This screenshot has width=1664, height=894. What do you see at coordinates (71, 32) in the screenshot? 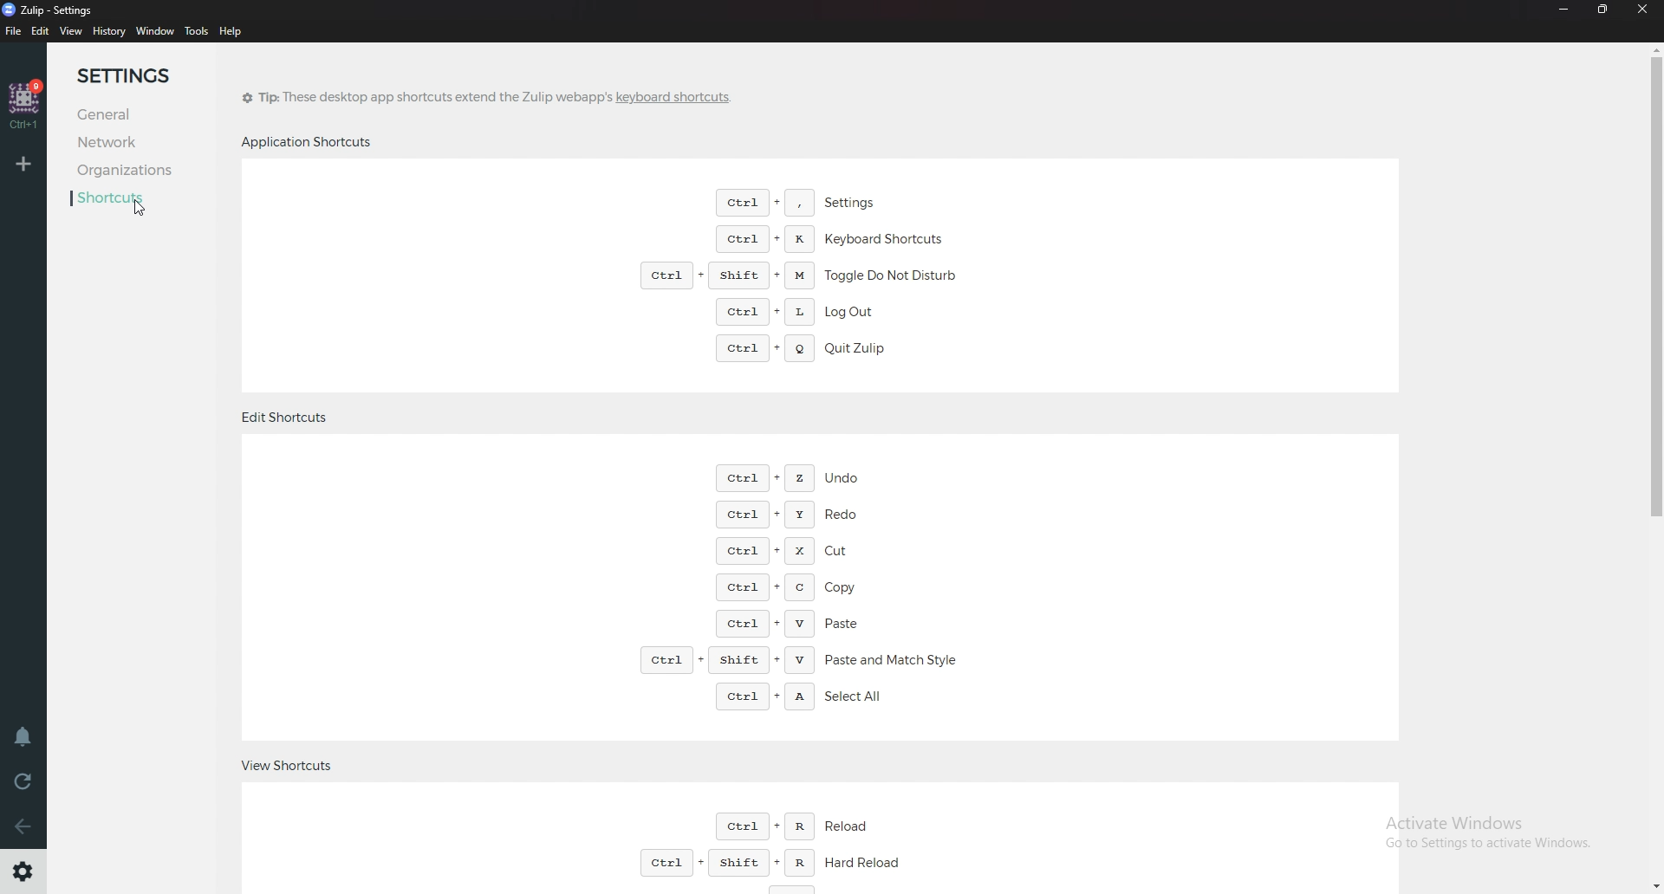
I see `view` at bounding box center [71, 32].